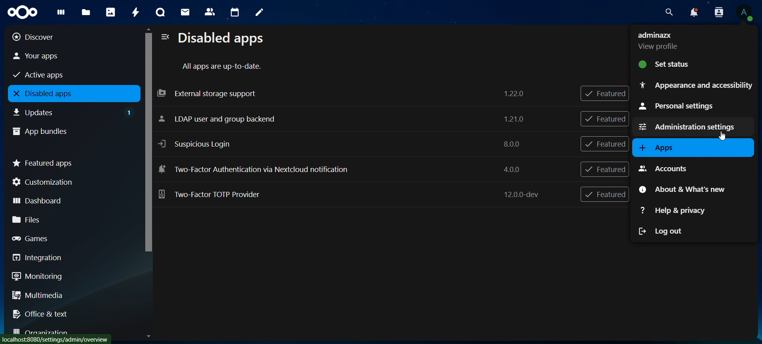  I want to click on mail, so click(185, 11).